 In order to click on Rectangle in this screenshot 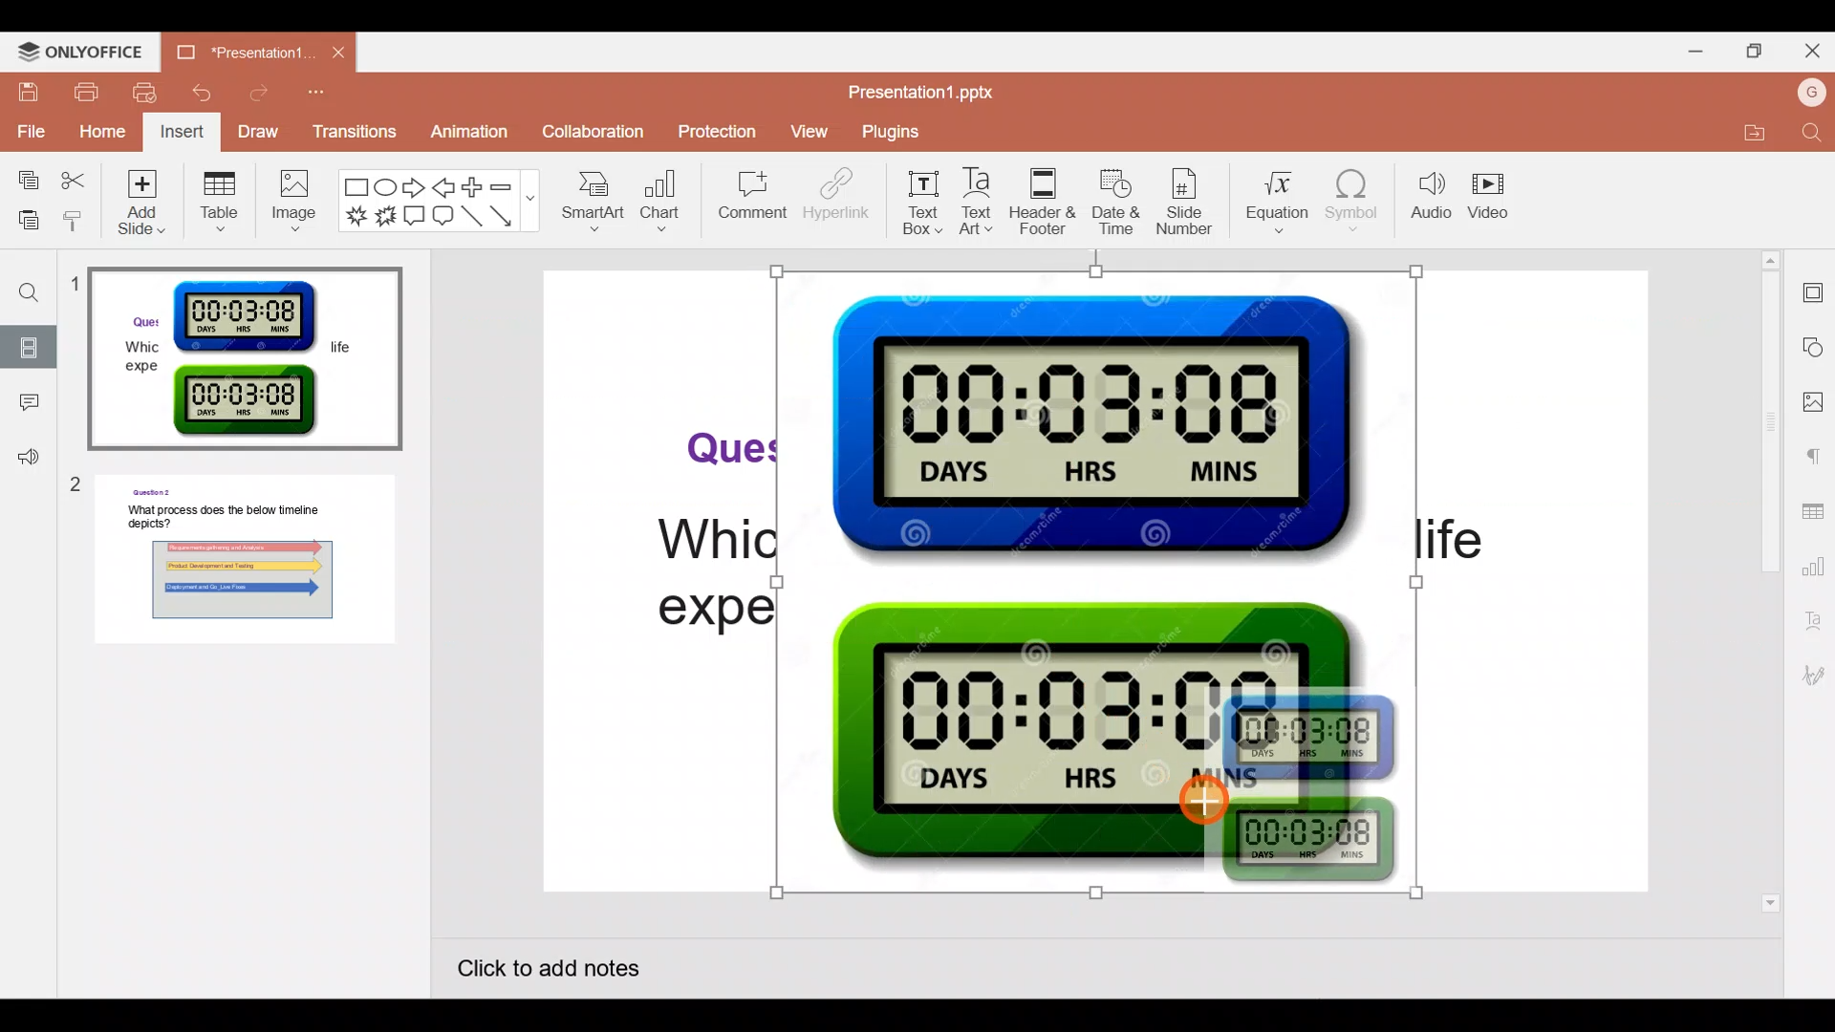, I will do `click(352, 185)`.